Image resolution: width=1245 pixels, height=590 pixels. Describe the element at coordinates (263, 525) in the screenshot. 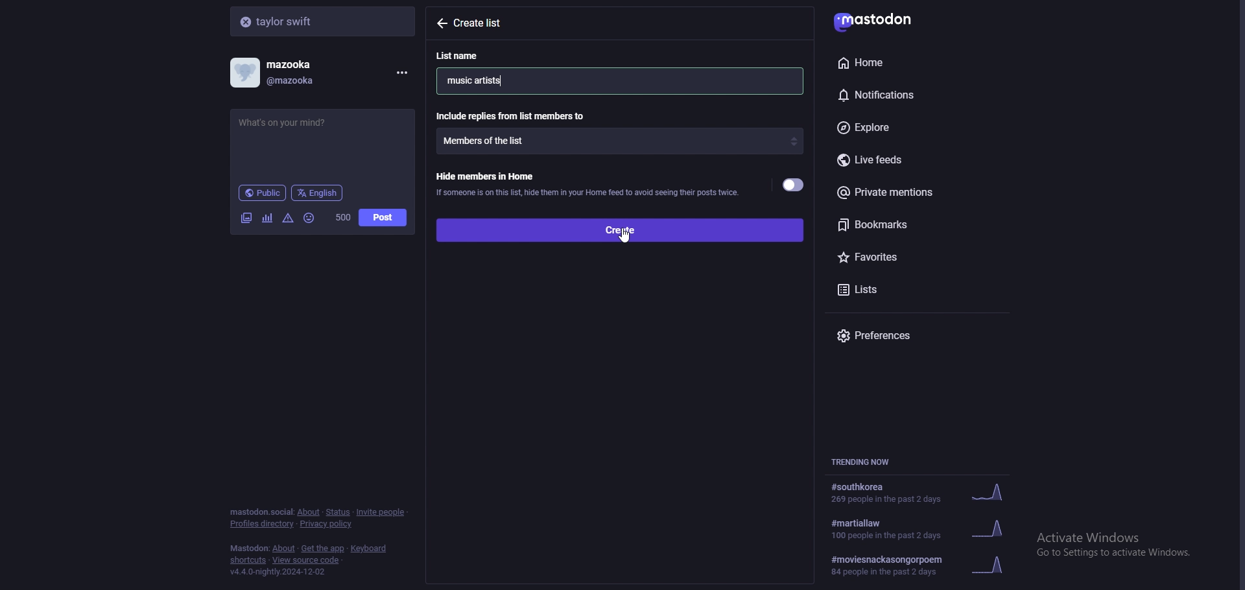

I see `profiles directory` at that location.